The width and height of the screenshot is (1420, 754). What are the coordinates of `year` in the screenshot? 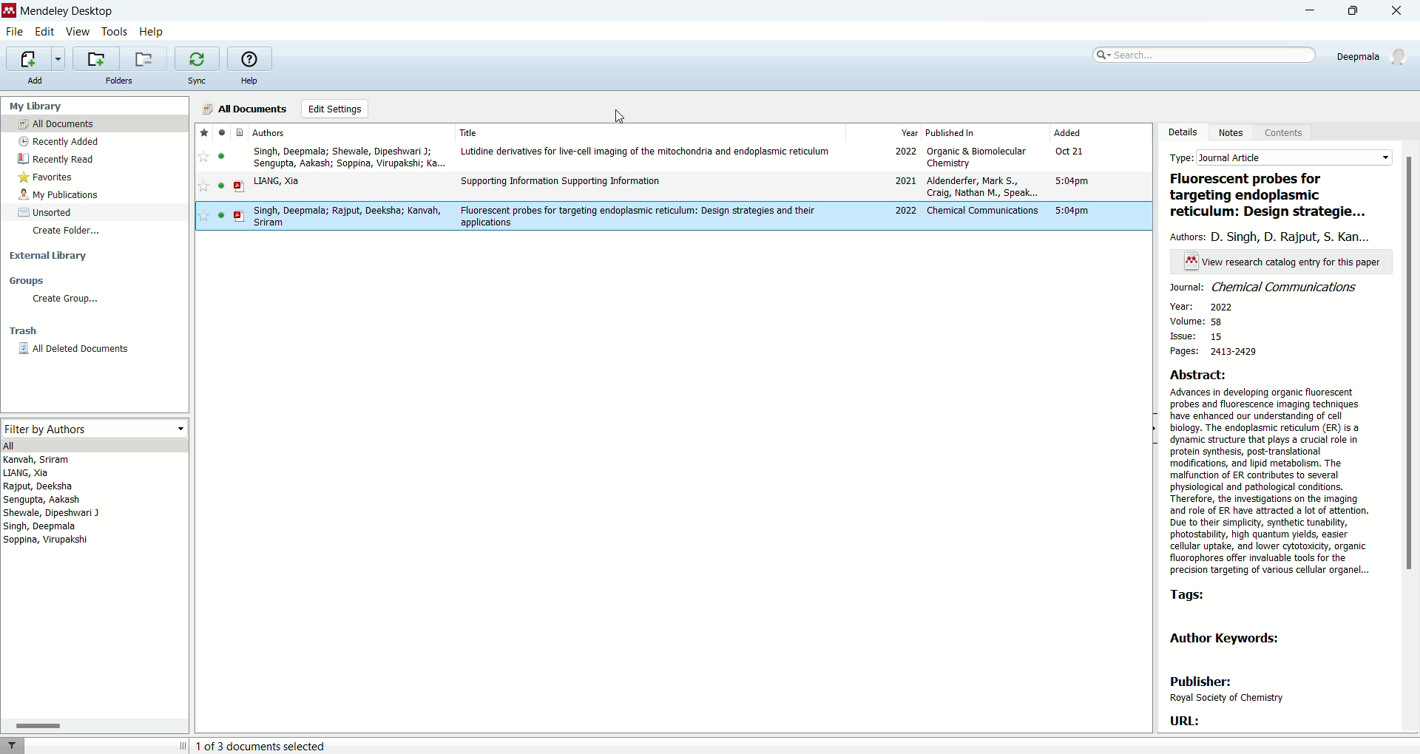 It's located at (885, 132).